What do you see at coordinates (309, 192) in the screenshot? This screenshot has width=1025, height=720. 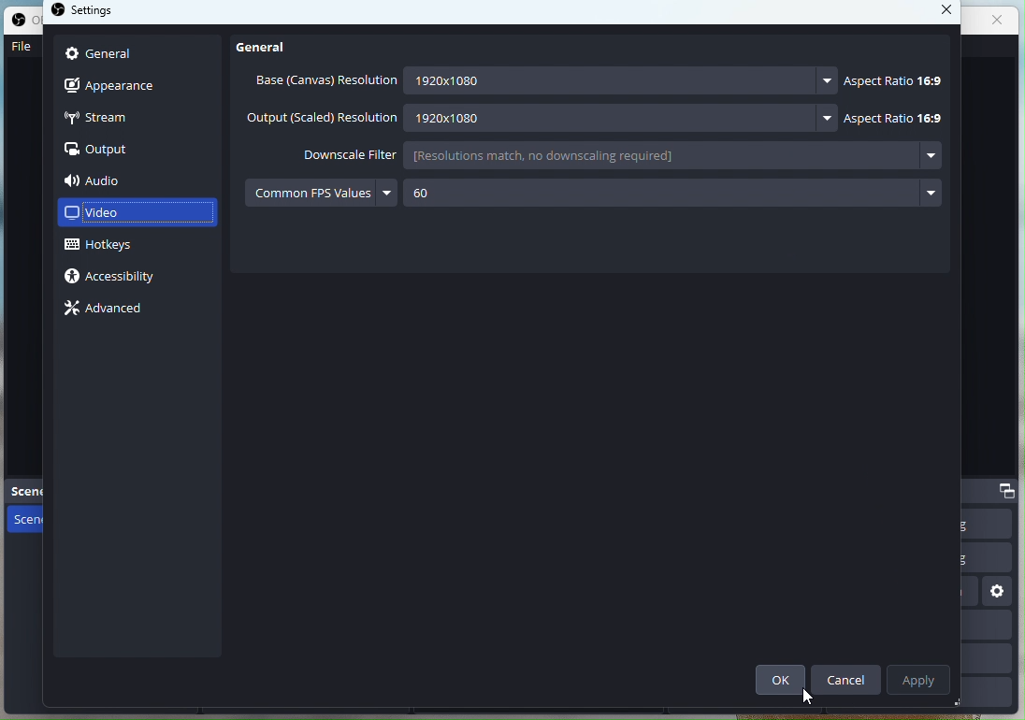 I see `Common FPS values` at bounding box center [309, 192].